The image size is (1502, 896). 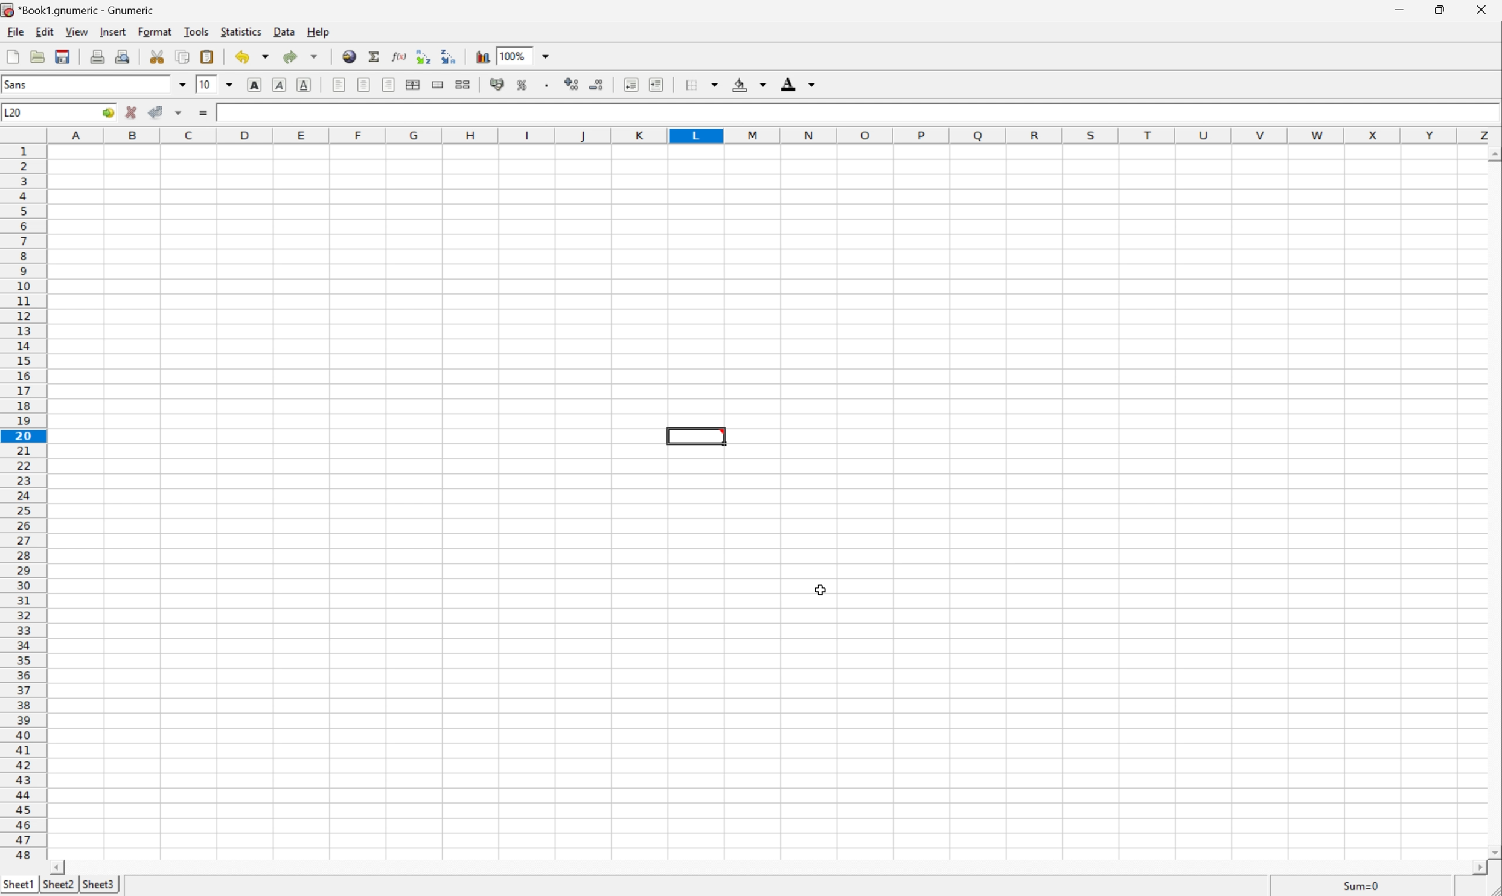 I want to click on Drop Down, so click(x=546, y=55).